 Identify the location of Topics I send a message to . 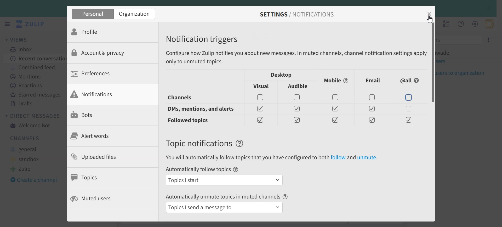
(225, 207).